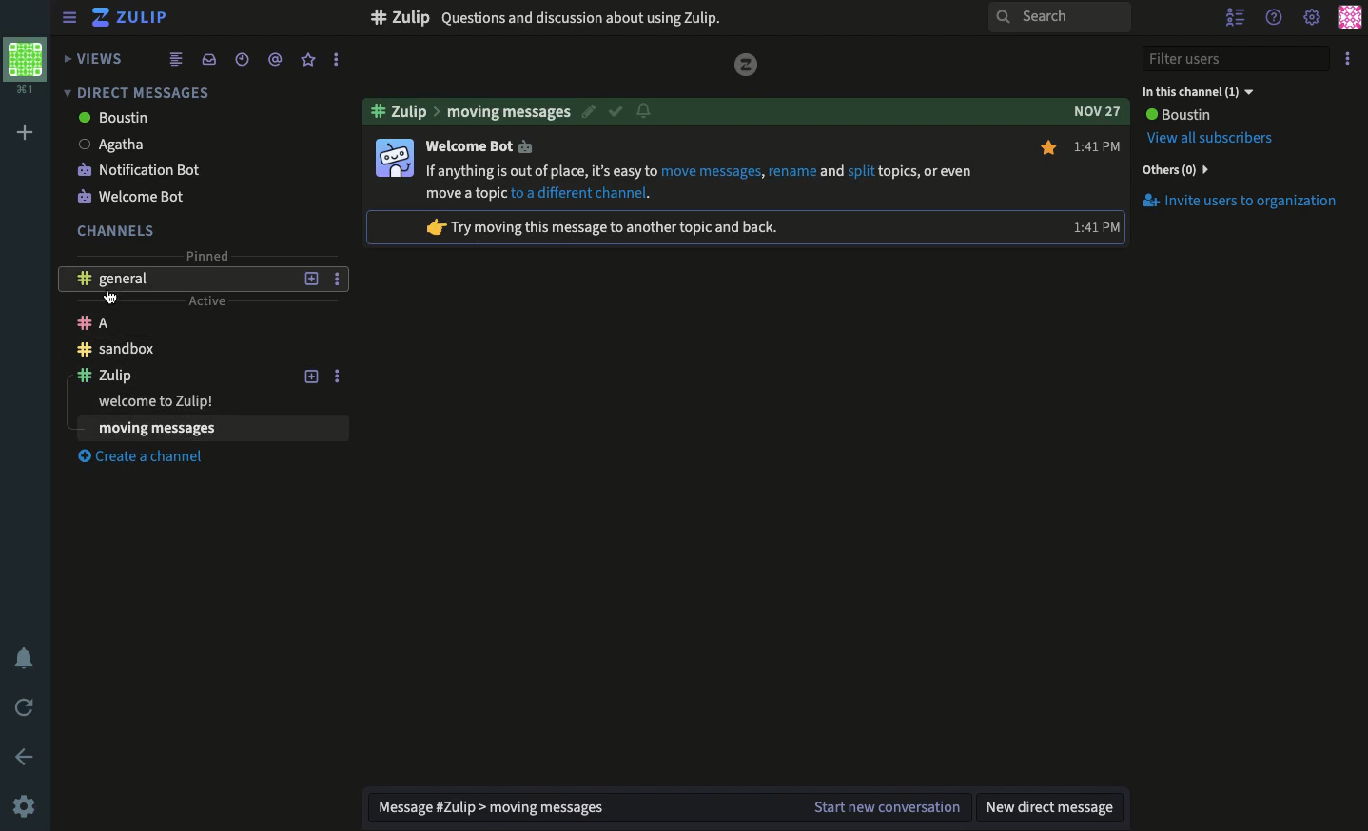 This screenshot has height=831, width=1368. Describe the element at coordinates (24, 64) in the screenshot. I see `Profile` at that location.